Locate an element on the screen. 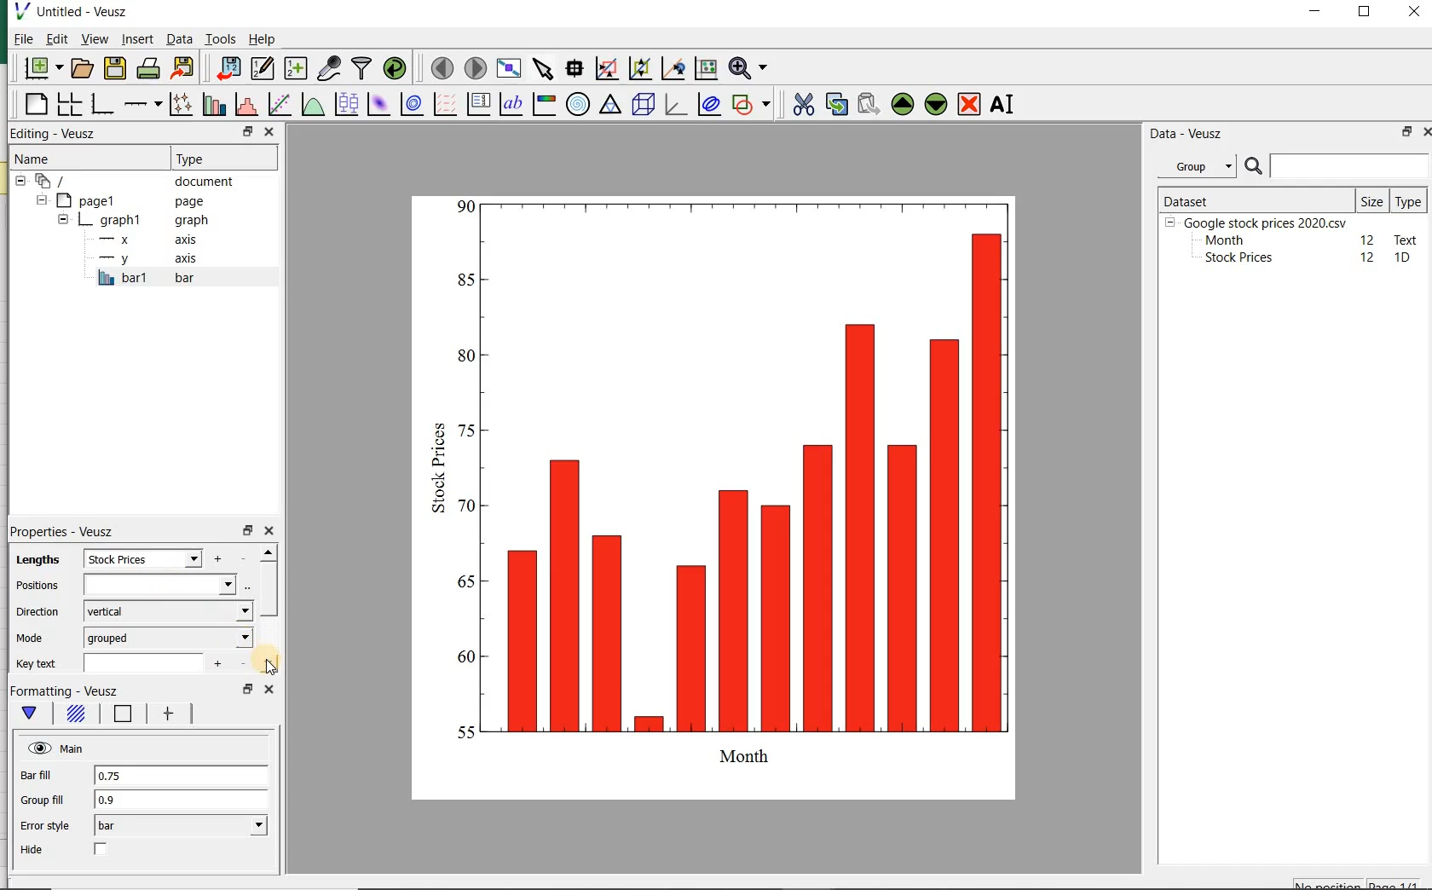  move to the next page is located at coordinates (476, 69).